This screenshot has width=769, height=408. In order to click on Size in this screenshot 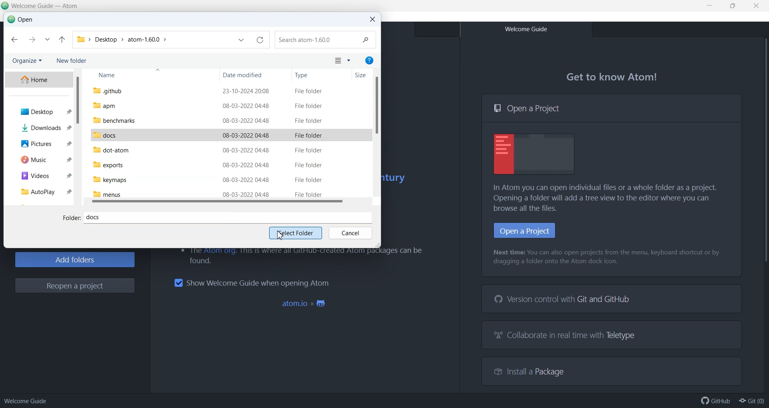, I will do `click(365, 76)`.